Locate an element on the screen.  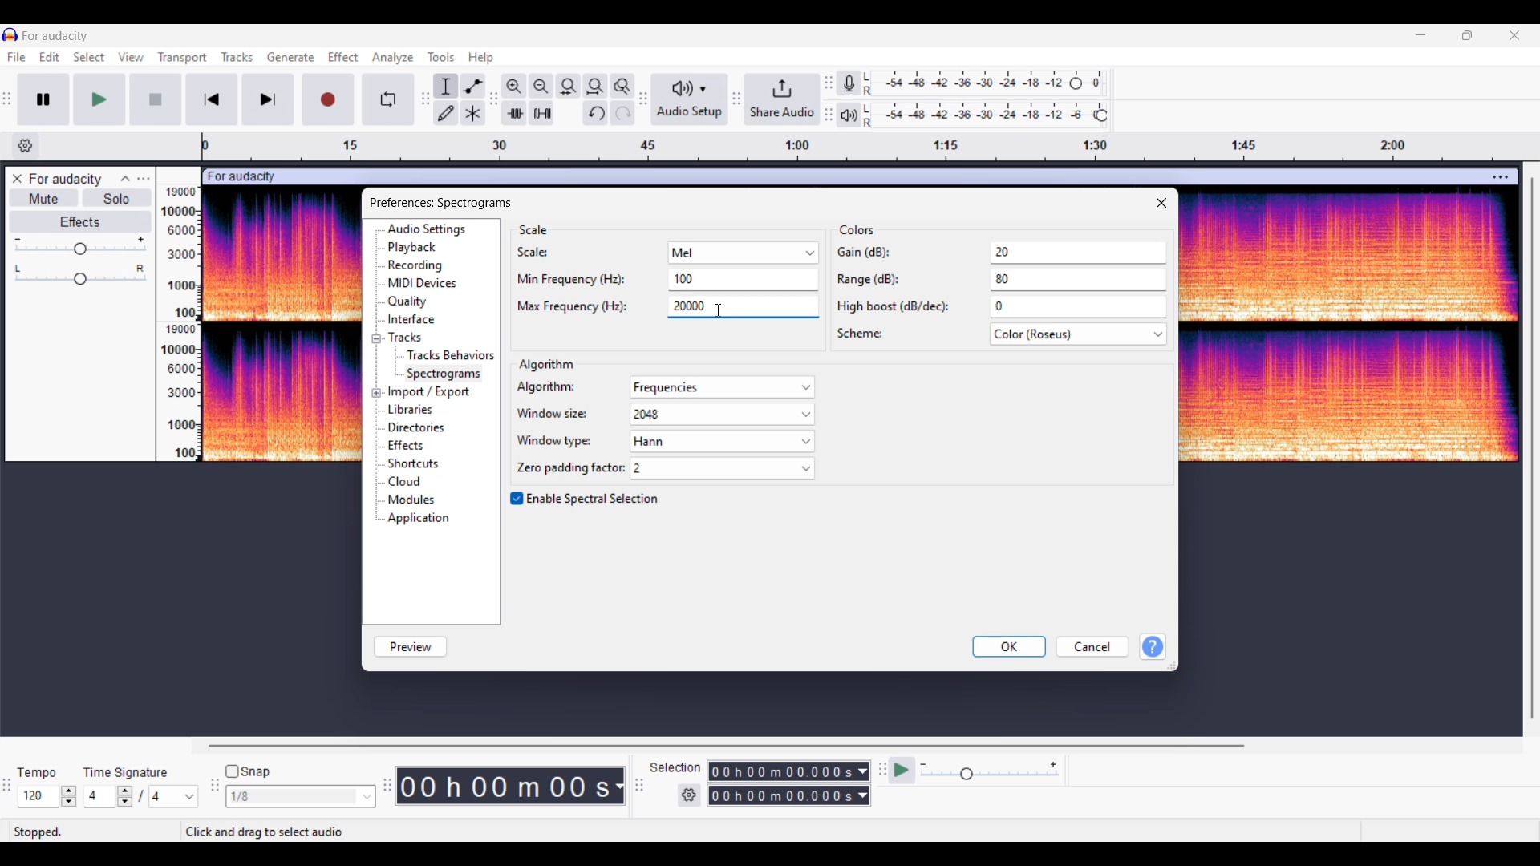
Tools menu is located at coordinates (441, 57).